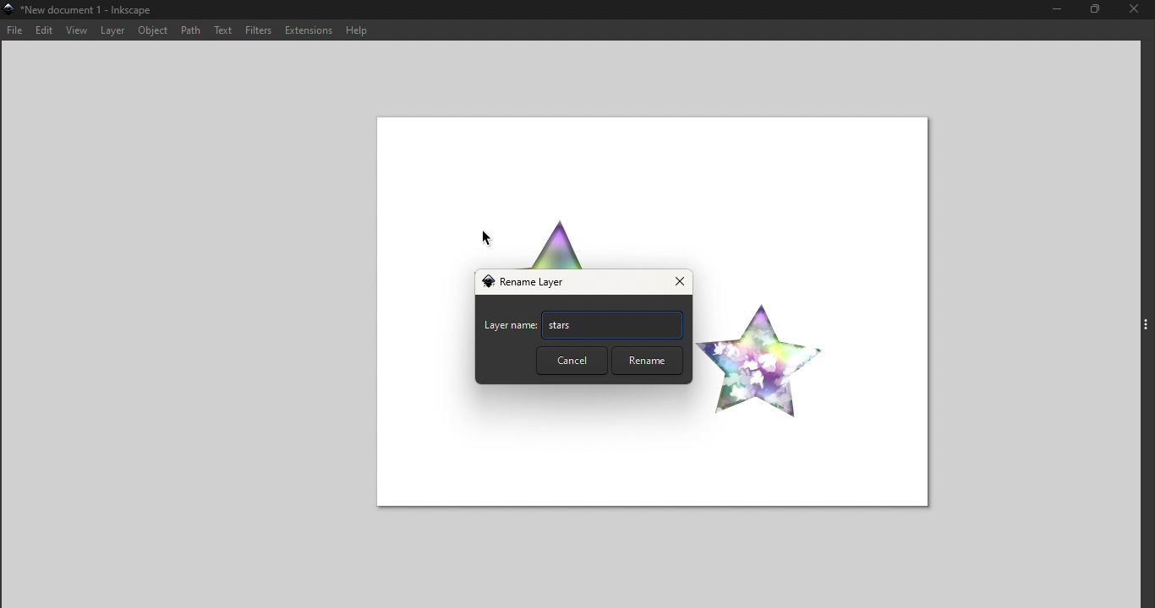 Image resolution: width=1155 pixels, height=608 pixels. What do you see at coordinates (74, 31) in the screenshot?
I see `view` at bounding box center [74, 31].